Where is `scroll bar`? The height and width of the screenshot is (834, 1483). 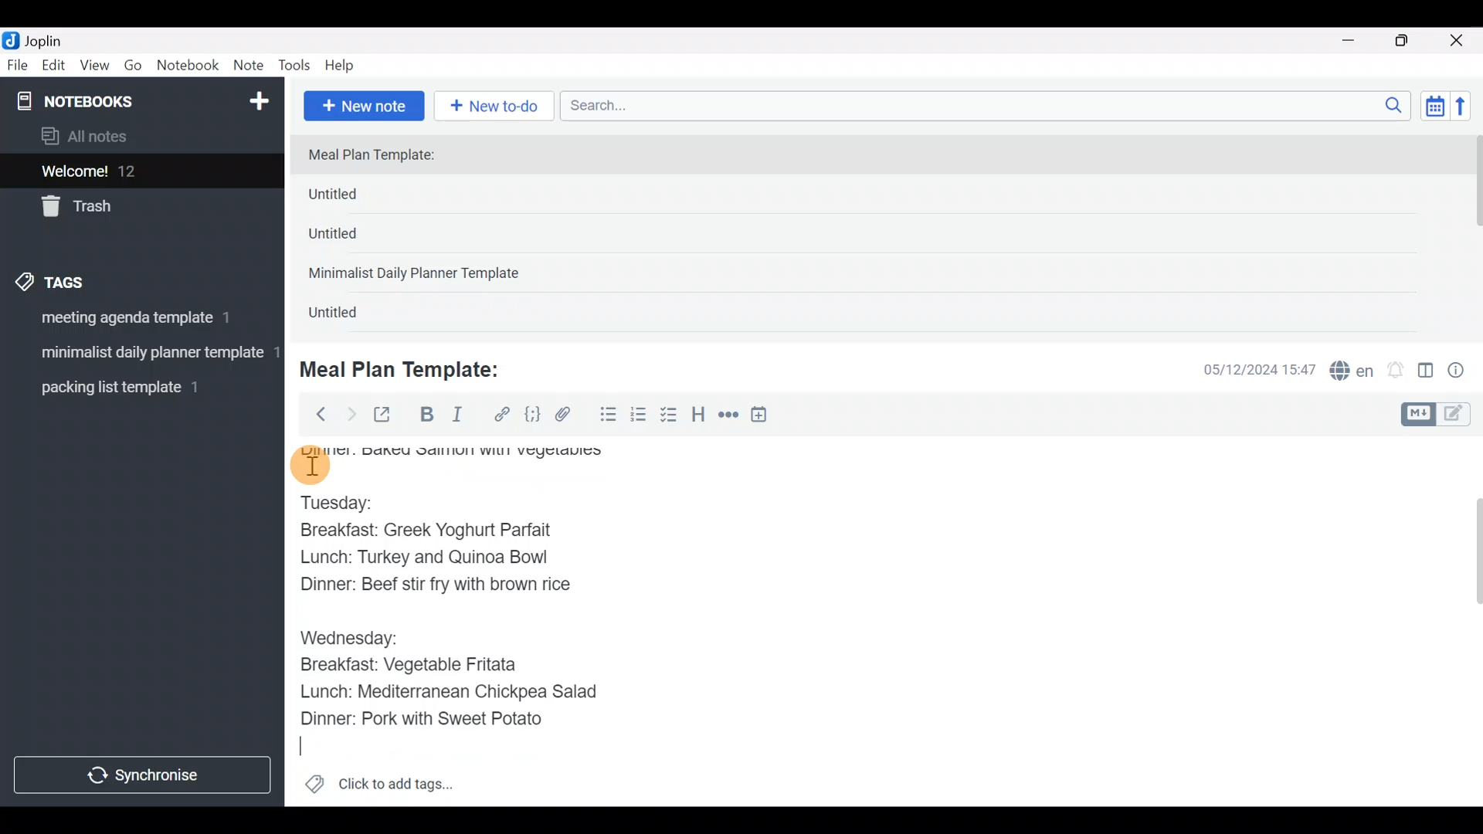 scroll bar is located at coordinates (1473, 233).